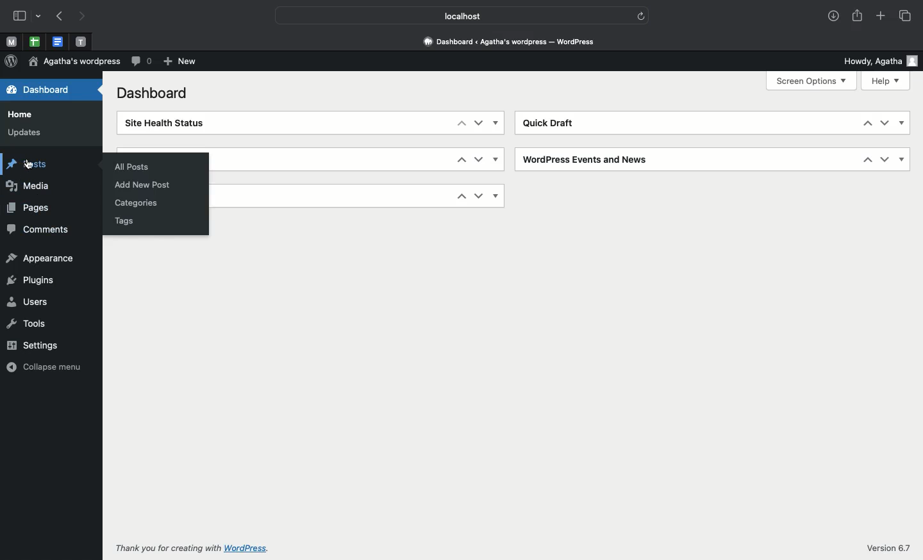  What do you see at coordinates (167, 123) in the screenshot?
I see `Site health status` at bounding box center [167, 123].